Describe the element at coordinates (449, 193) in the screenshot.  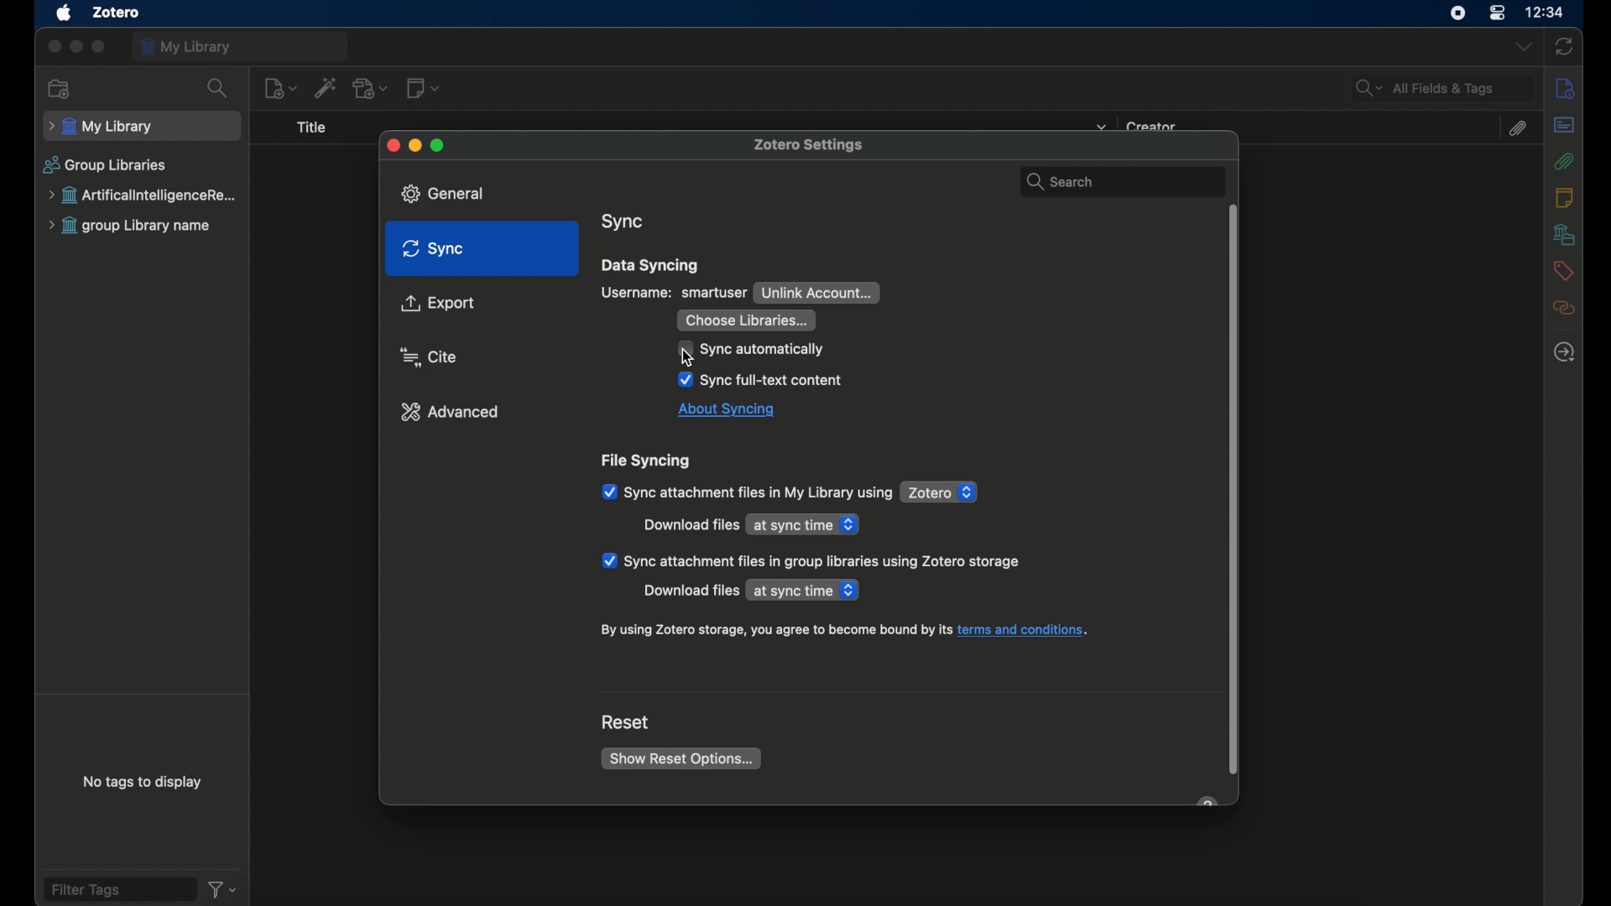
I see `general tab` at that location.